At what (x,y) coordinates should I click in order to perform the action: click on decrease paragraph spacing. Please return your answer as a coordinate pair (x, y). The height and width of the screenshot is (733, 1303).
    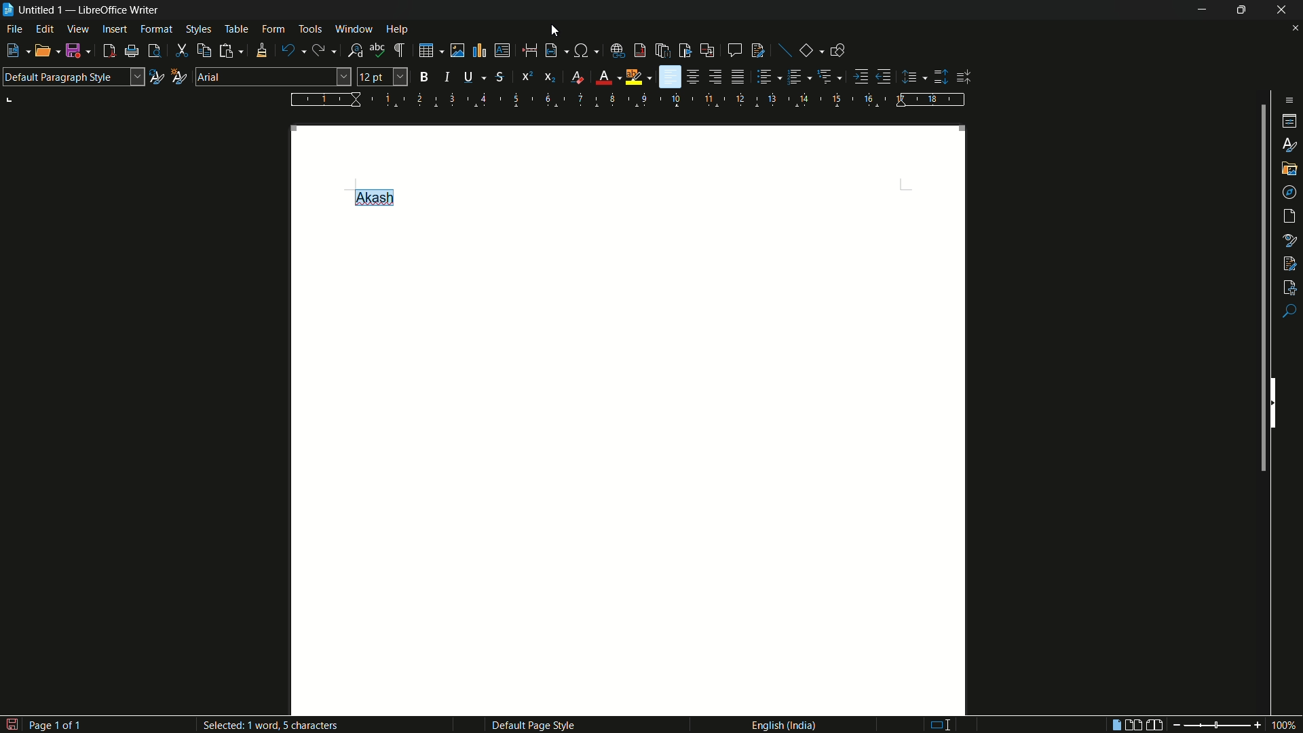
    Looking at the image, I should click on (965, 77).